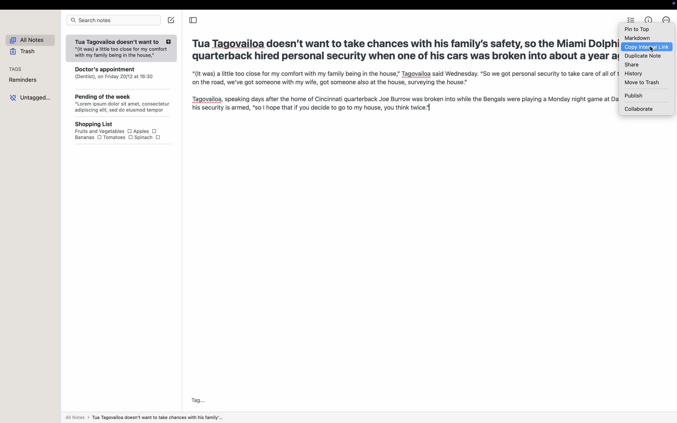 This screenshot has height=423, width=677. I want to click on search notes, so click(113, 21).